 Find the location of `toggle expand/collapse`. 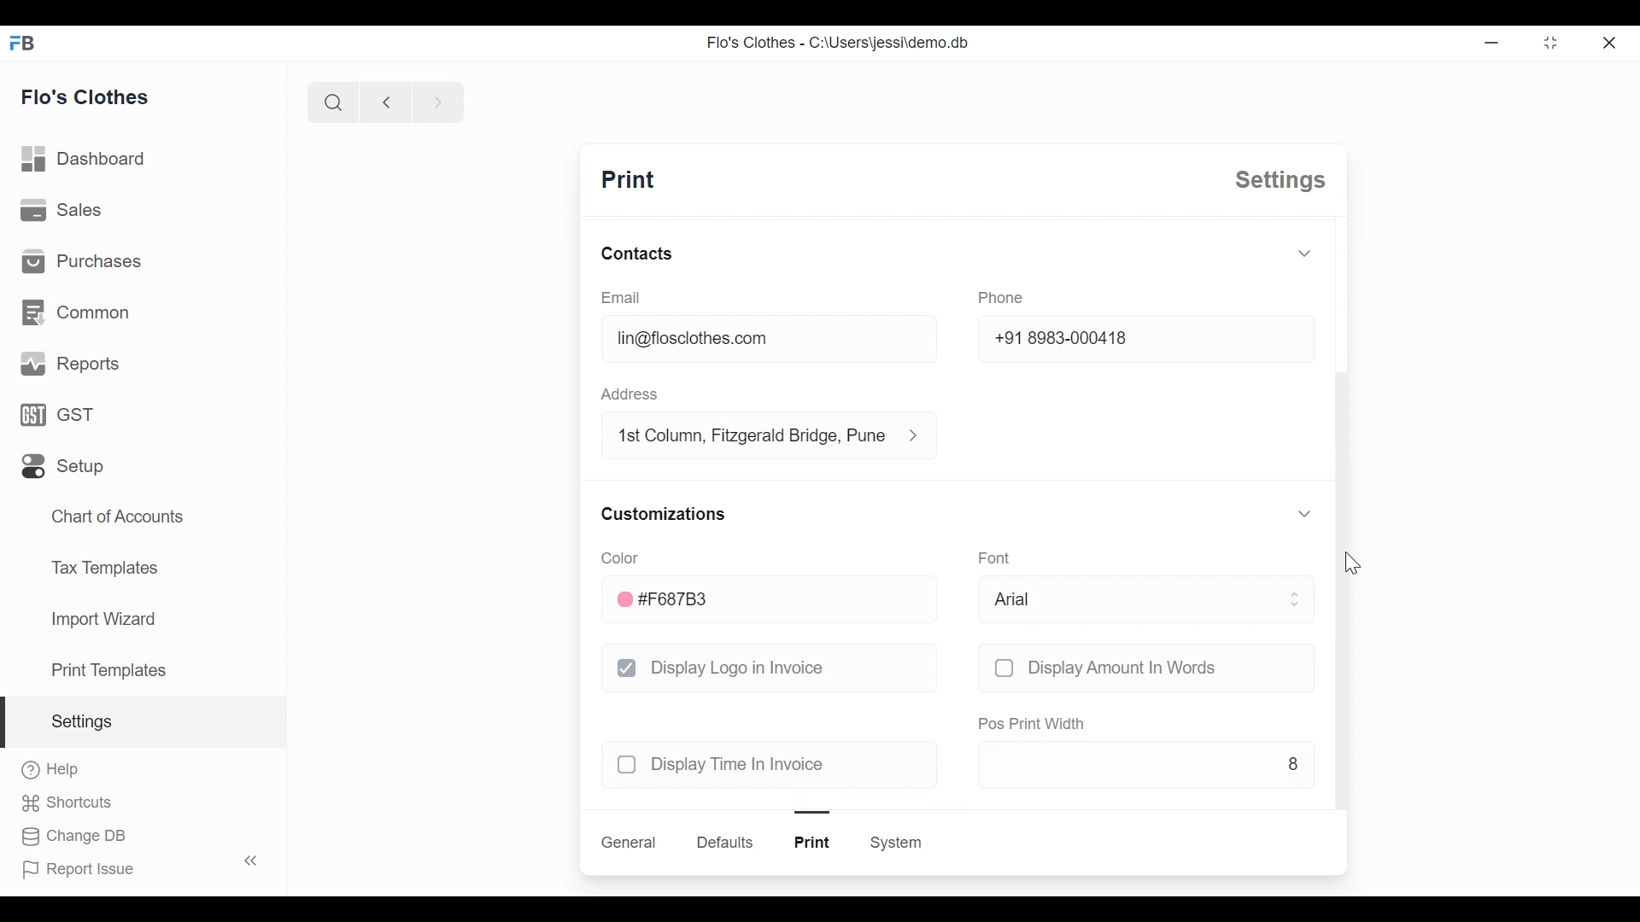

toggle expand/collapse is located at coordinates (1302, 513).